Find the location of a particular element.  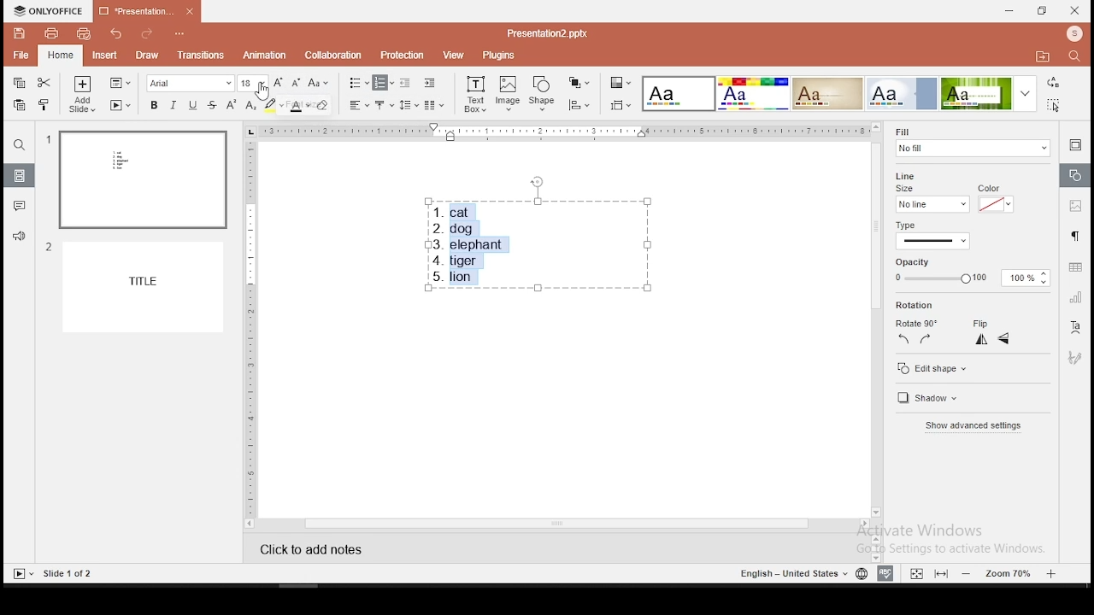

find is located at coordinates (21, 147).